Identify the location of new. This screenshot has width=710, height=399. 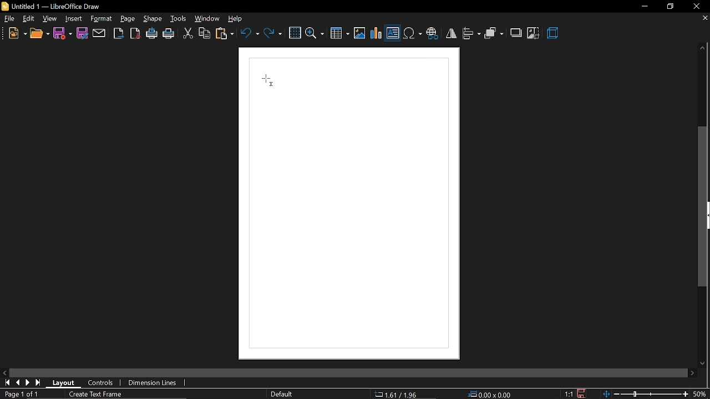
(17, 34).